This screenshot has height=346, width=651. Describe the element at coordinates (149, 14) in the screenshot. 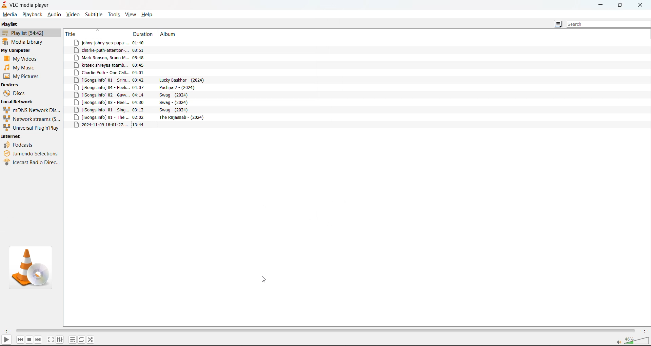

I see `help` at that location.